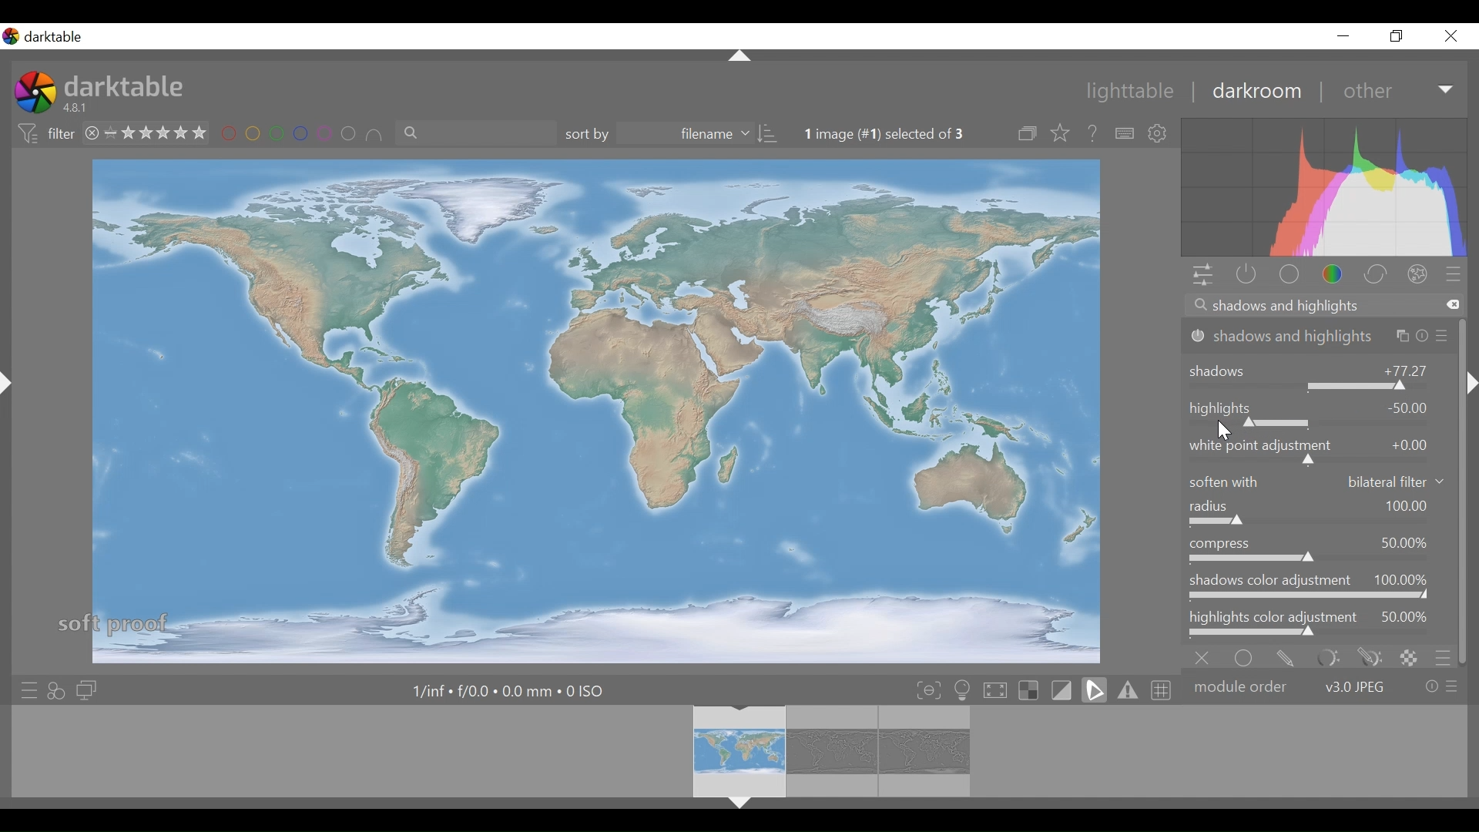 The width and height of the screenshot is (1479, 832). I want to click on image selected out of, so click(898, 134).